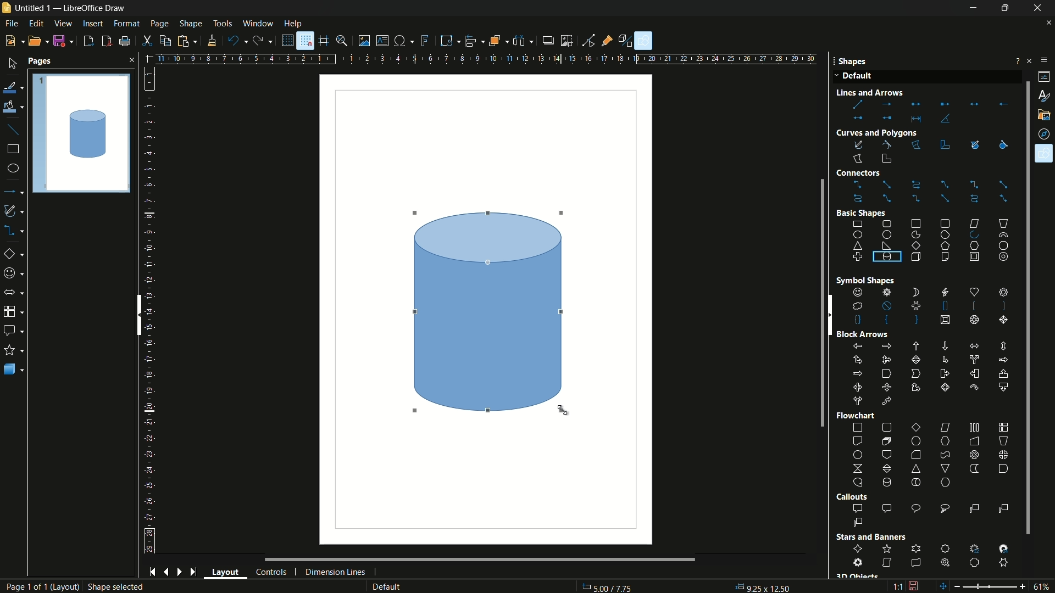  Describe the element at coordinates (381, 41) in the screenshot. I see `insert textbox` at that location.